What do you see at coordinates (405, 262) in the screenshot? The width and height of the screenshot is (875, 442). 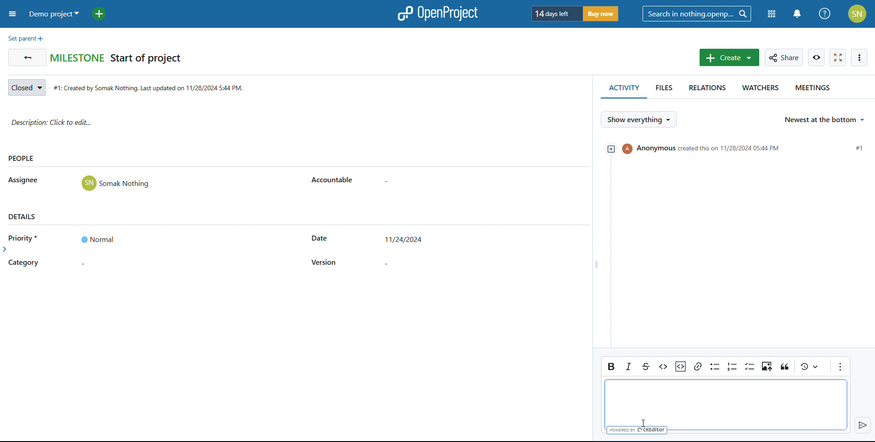 I see `set version` at bounding box center [405, 262].